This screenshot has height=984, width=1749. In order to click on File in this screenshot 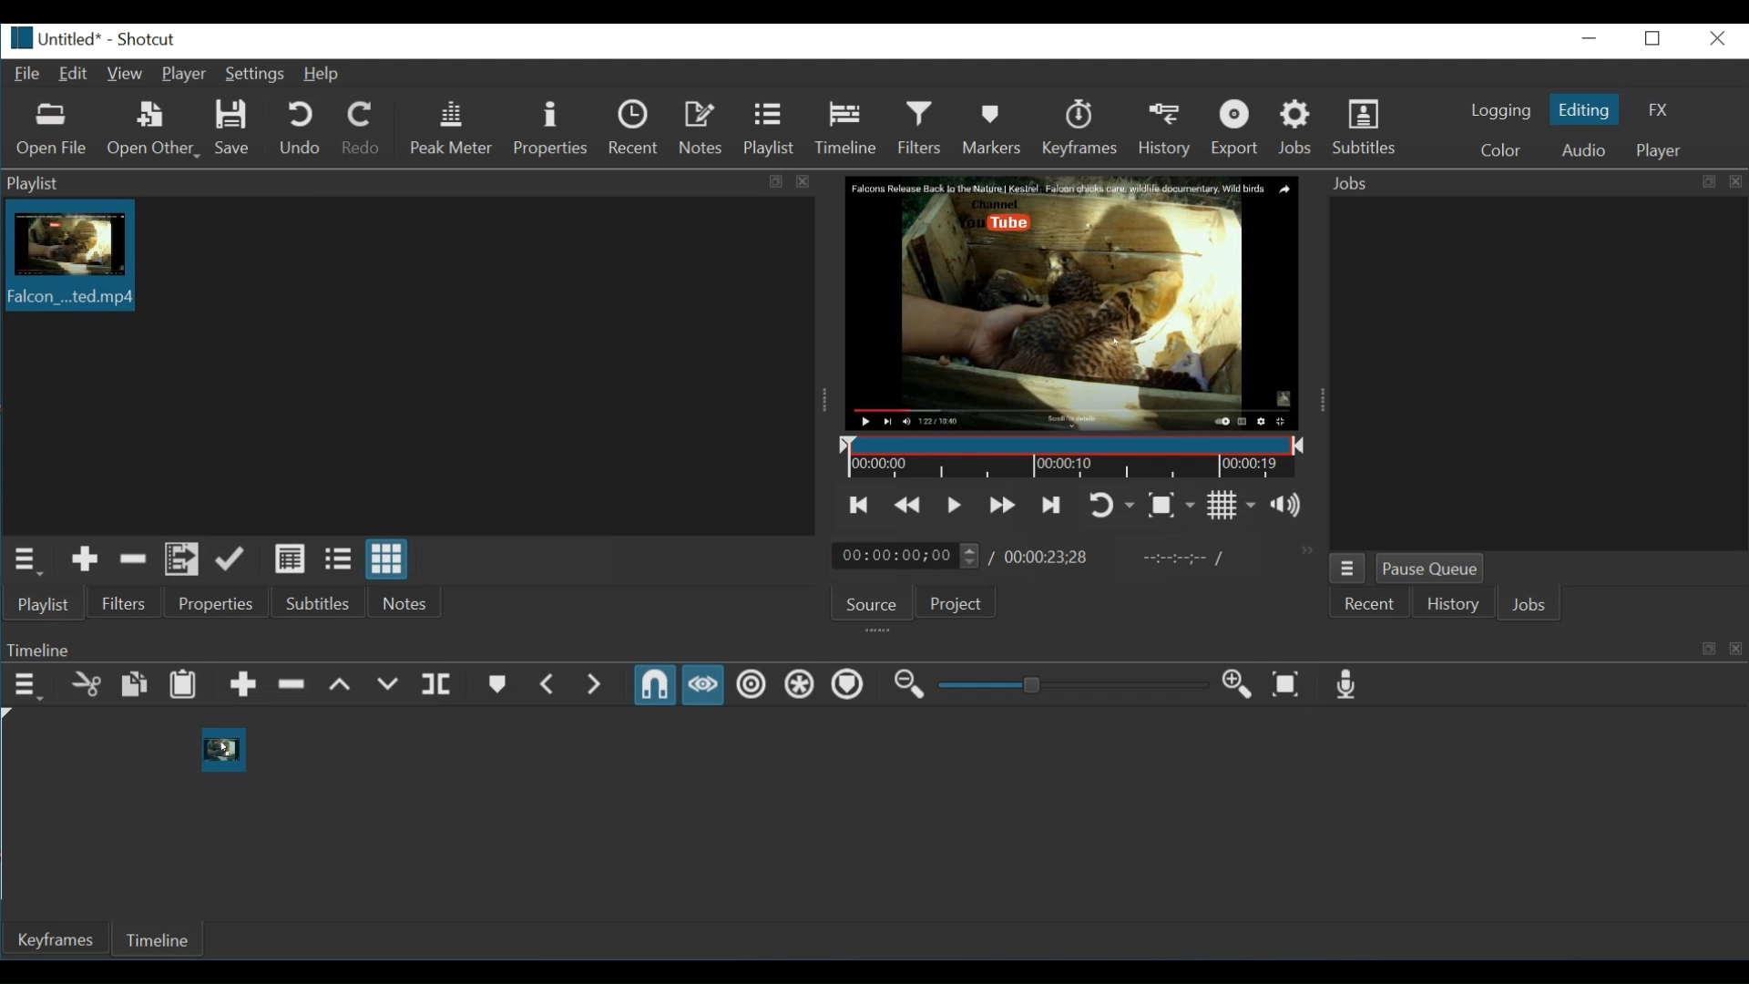, I will do `click(25, 72)`.